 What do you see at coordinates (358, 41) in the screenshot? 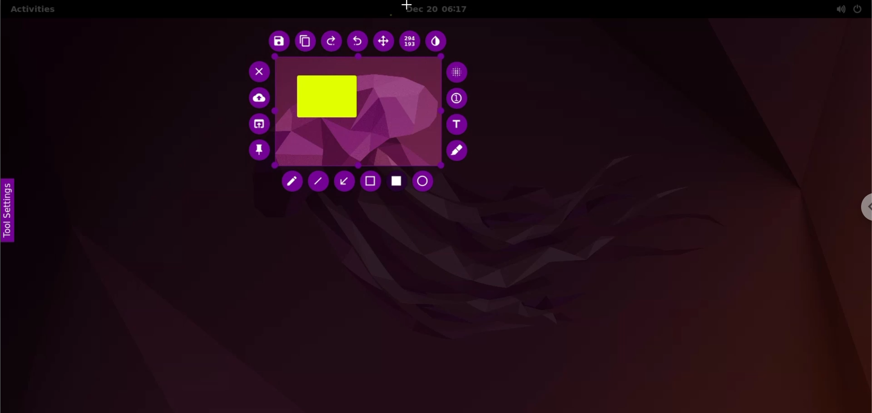
I see `undo ` at bounding box center [358, 41].